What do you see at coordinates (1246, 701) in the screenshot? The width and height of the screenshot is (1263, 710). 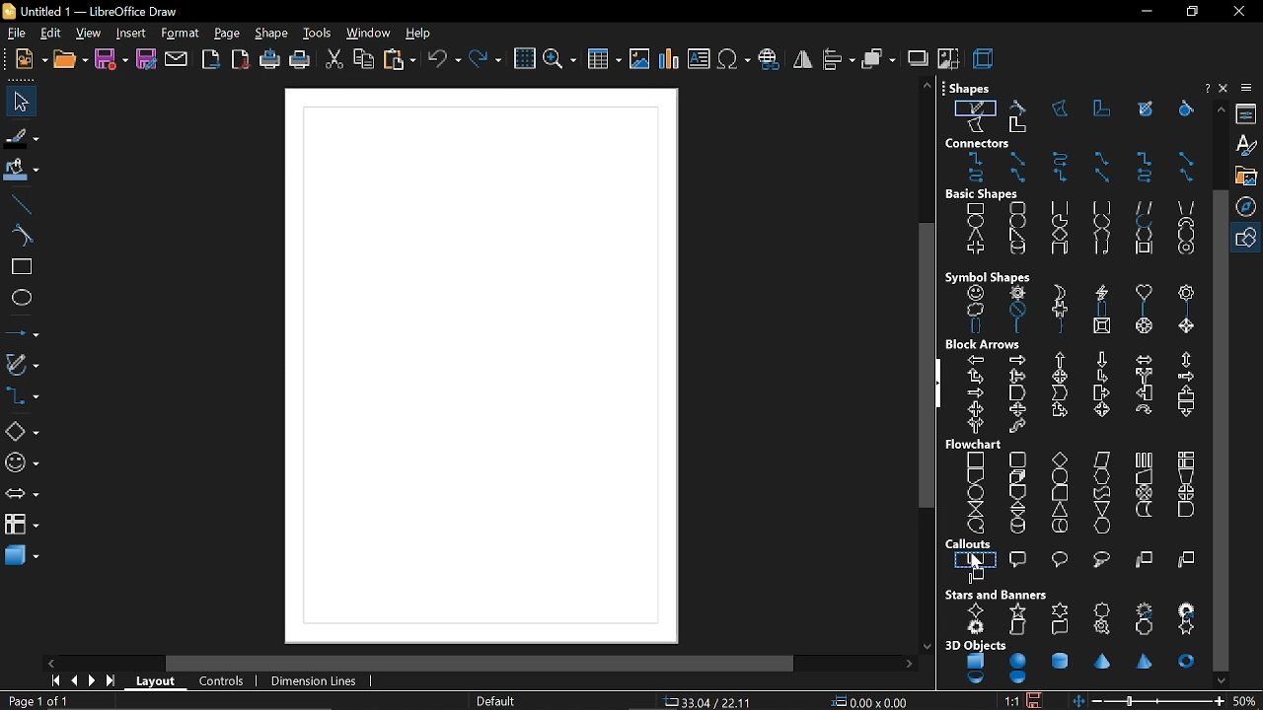 I see `current zoom` at bounding box center [1246, 701].